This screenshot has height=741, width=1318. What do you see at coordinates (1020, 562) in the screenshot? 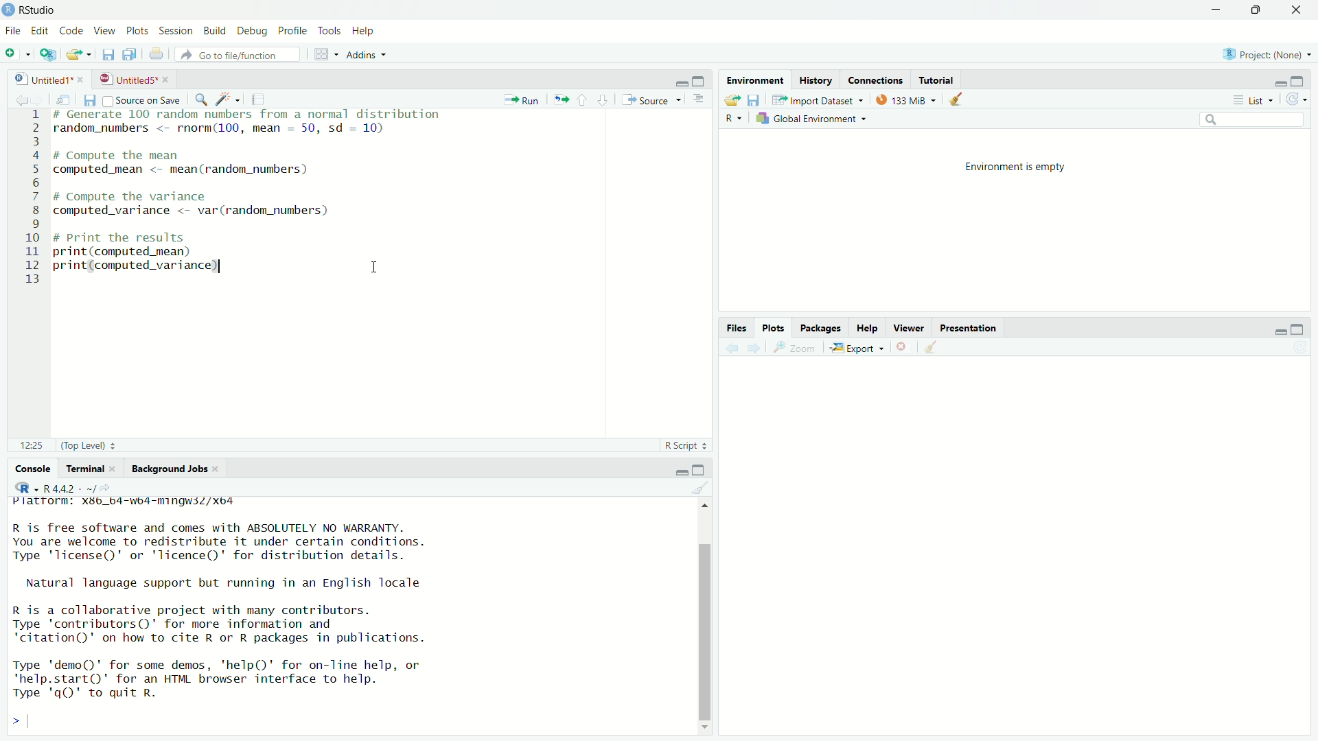
I see `empty plot area` at bounding box center [1020, 562].